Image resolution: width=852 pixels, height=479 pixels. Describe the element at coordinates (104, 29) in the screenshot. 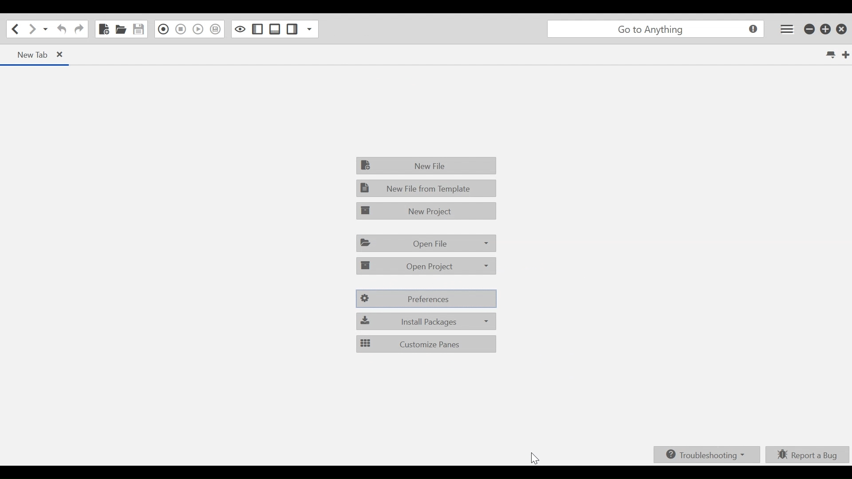

I see `New File` at that location.